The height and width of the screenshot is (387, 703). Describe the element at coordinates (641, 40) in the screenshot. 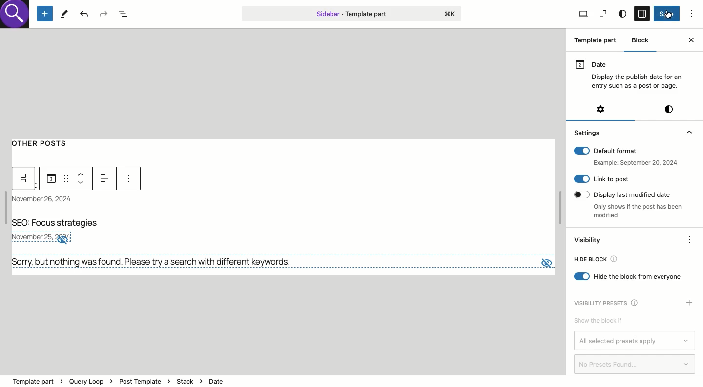

I see `Block ` at that location.